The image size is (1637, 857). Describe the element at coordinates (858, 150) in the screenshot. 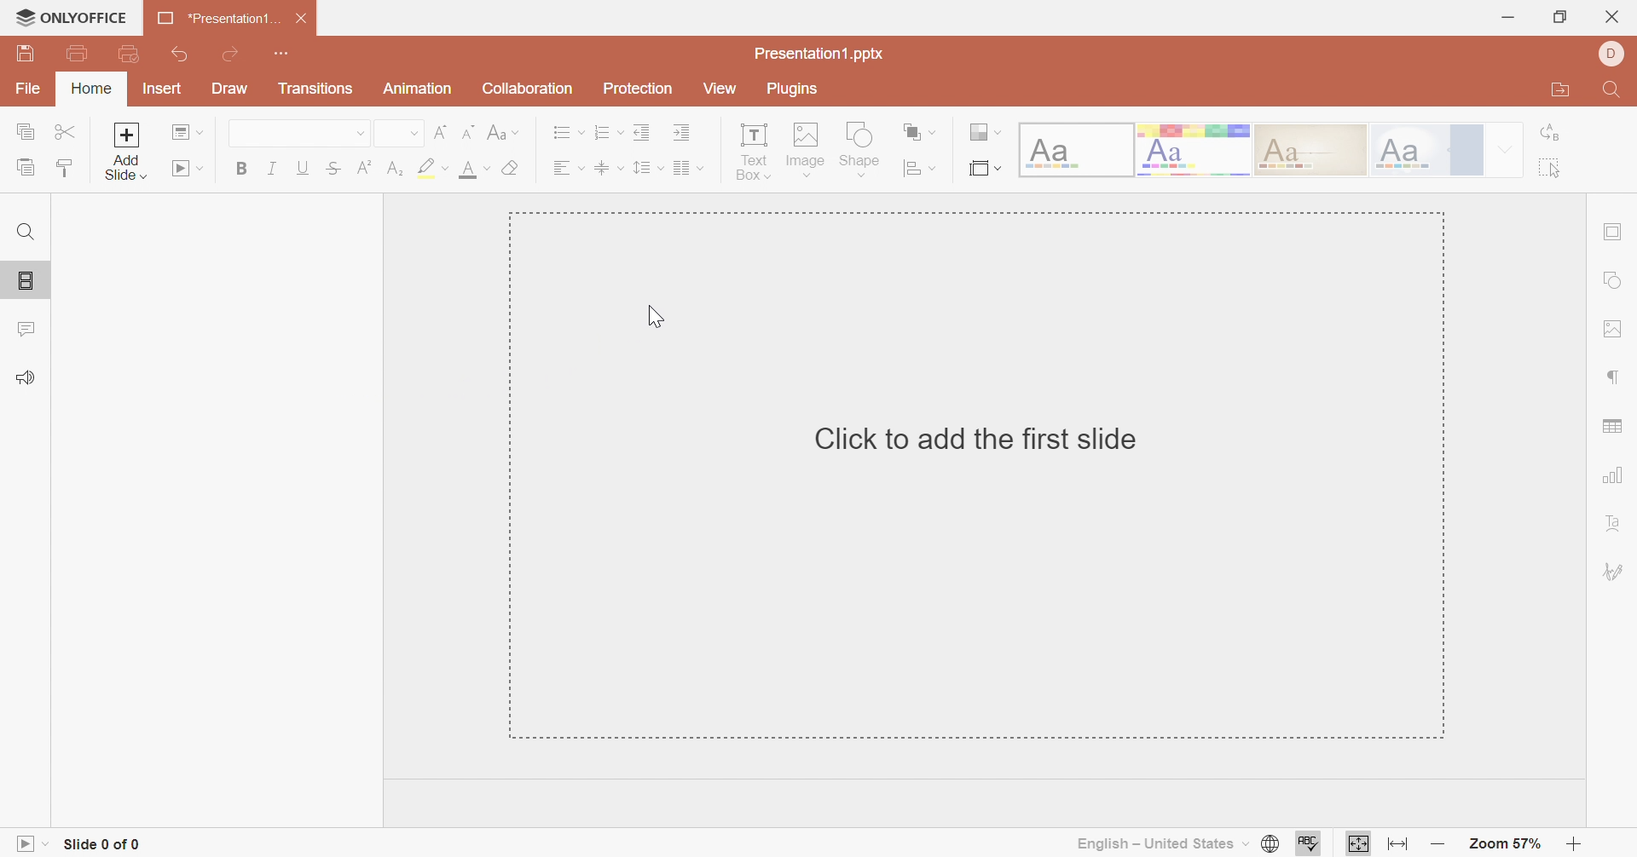

I see `Shape` at that location.